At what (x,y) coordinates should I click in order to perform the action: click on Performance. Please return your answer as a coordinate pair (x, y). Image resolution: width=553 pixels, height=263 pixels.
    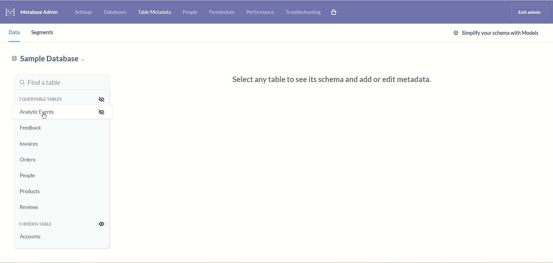
    Looking at the image, I should click on (261, 14).